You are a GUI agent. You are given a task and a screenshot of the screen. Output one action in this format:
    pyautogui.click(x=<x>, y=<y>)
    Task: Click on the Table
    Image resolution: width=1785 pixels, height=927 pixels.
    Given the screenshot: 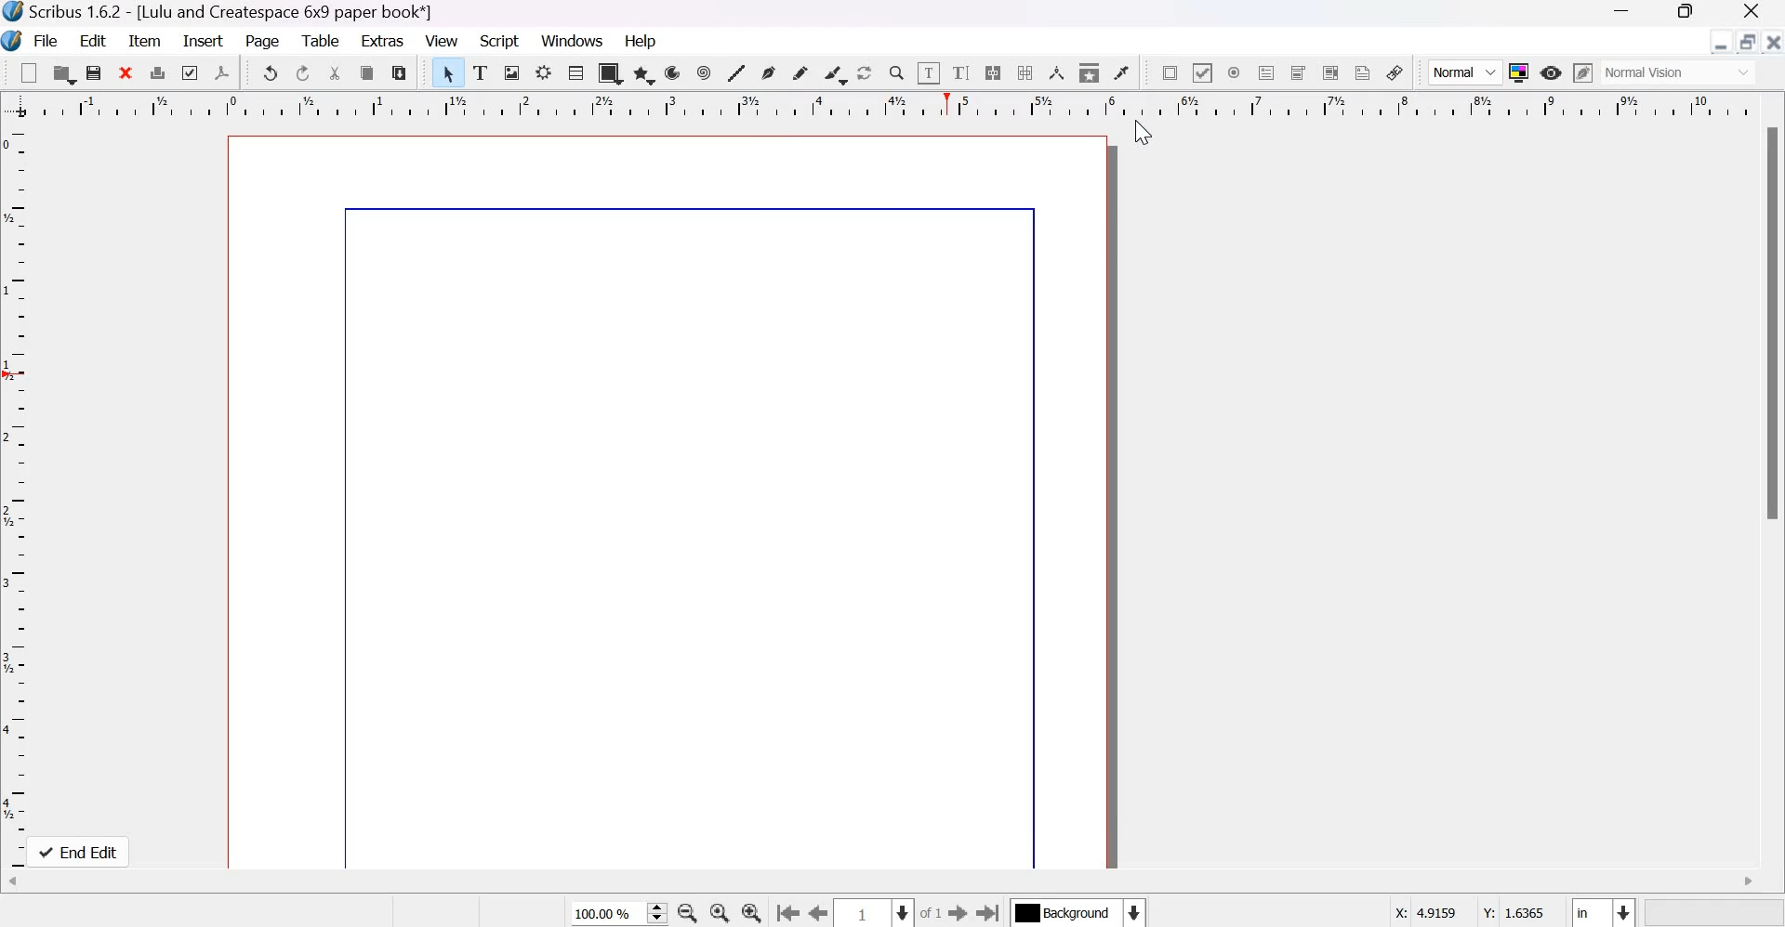 What is the action you would take?
    pyautogui.click(x=575, y=73)
    